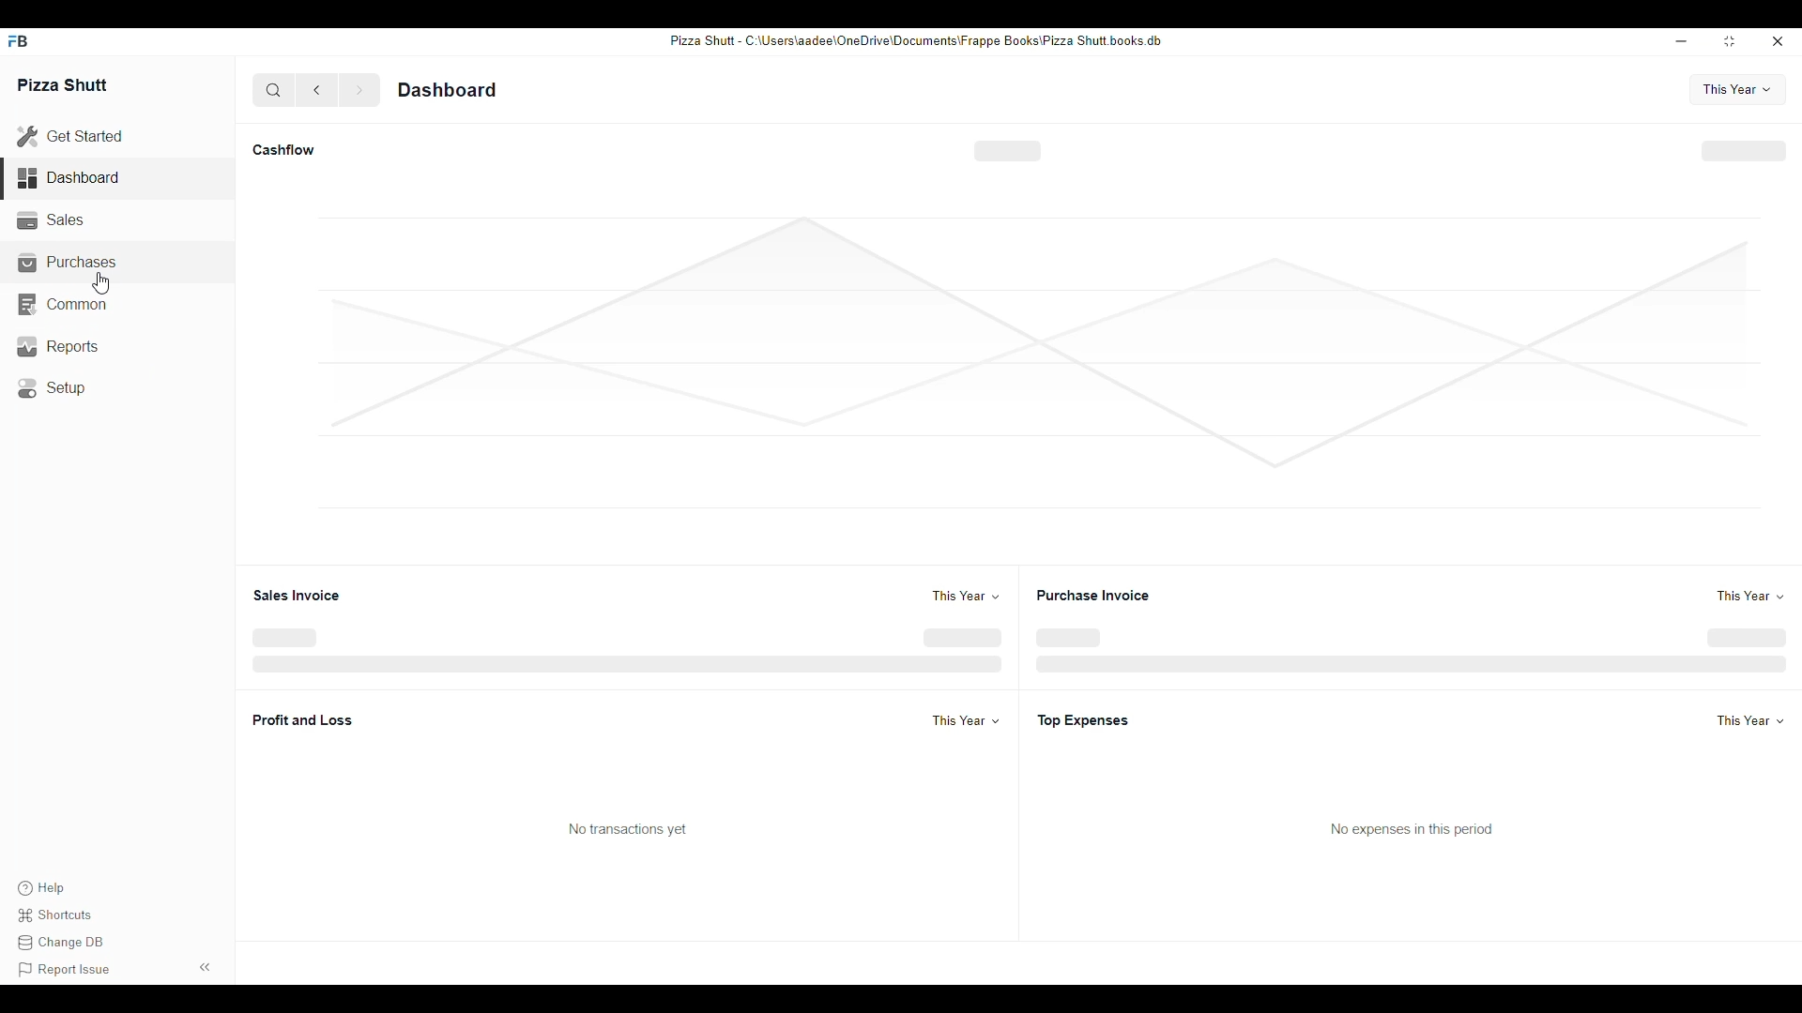  Describe the element at coordinates (64, 83) in the screenshot. I see `Pizza Shutt` at that location.